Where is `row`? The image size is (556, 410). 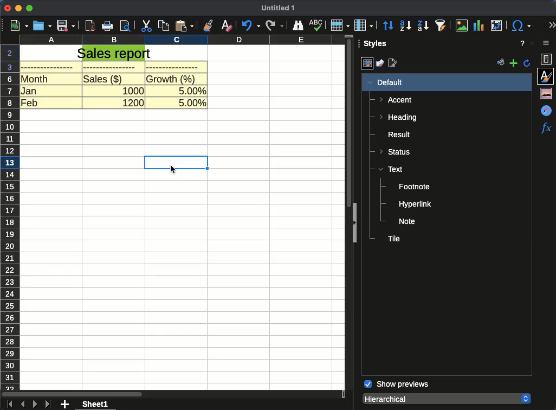
row is located at coordinates (340, 25).